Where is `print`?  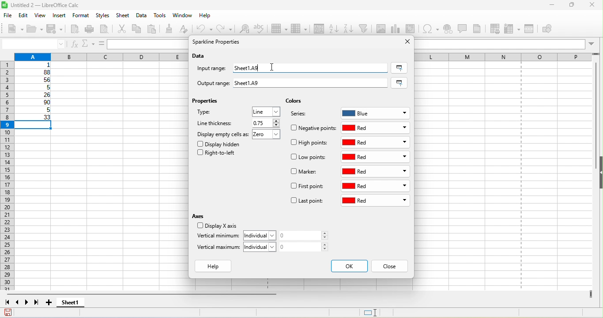 print is located at coordinates (91, 29).